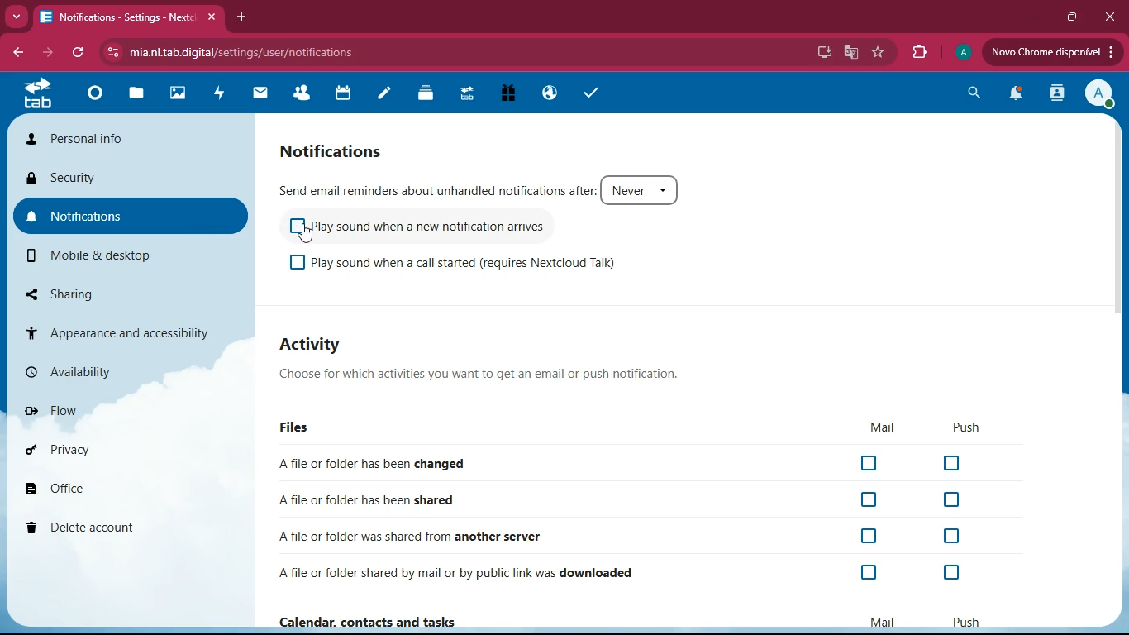  What do you see at coordinates (969, 94) in the screenshot?
I see `search` at bounding box center [969, 94].